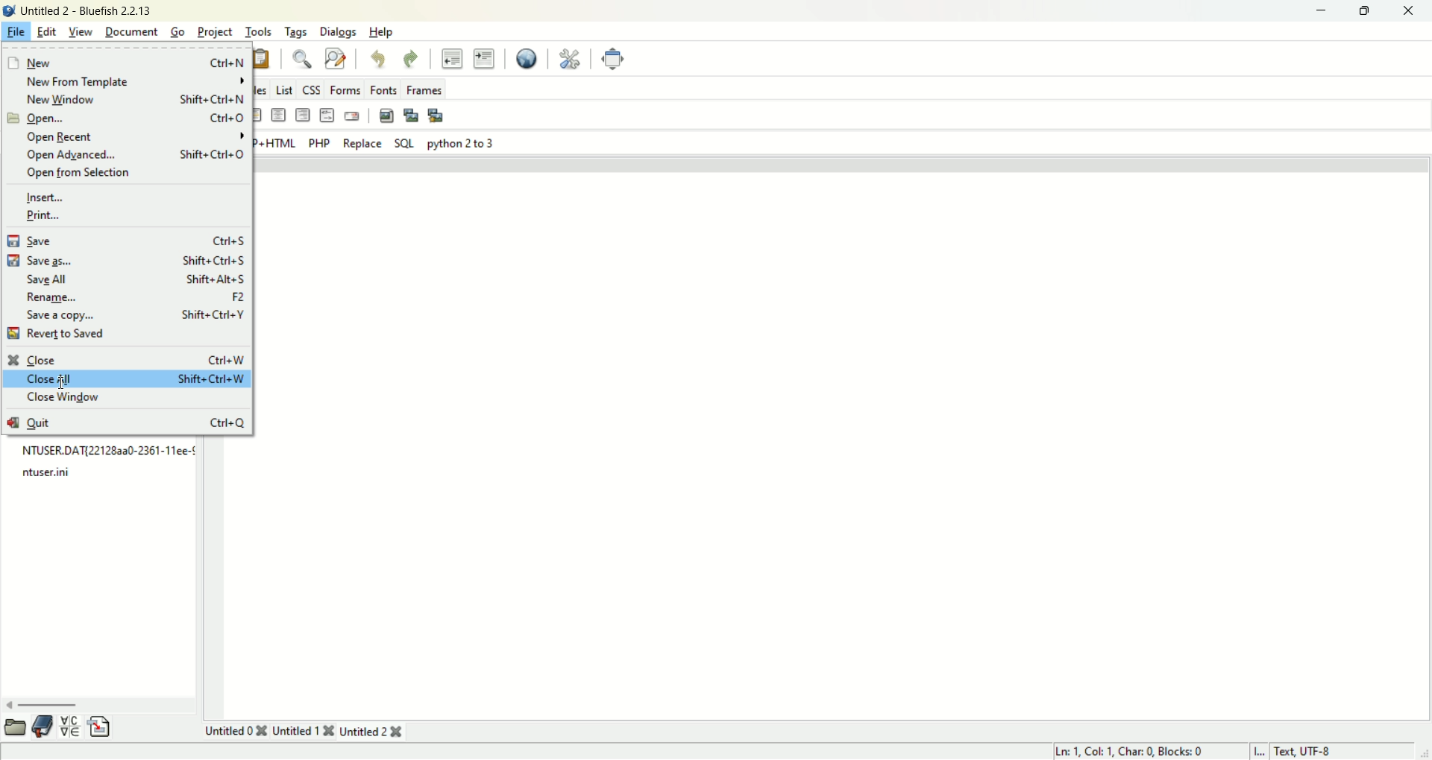 This screenshot has width=1432, height=760. I want to click on revert to saved, so click(60, 335).